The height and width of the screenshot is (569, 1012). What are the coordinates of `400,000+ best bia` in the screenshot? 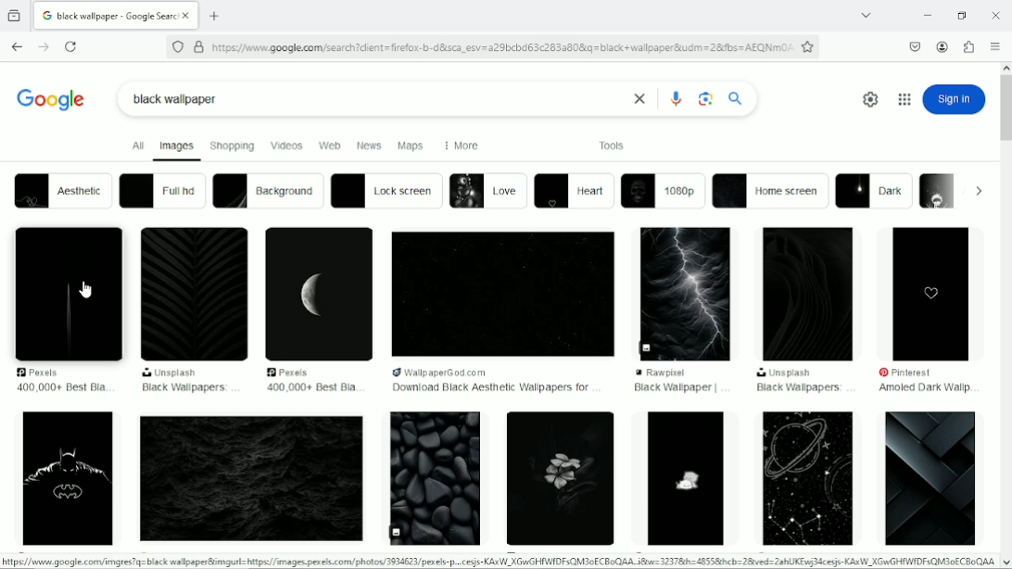 It's located at (61, 387).